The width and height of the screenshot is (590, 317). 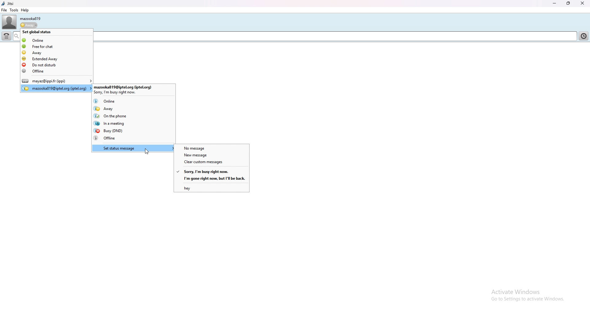 I want to click on online, so click(x=133, y=100).